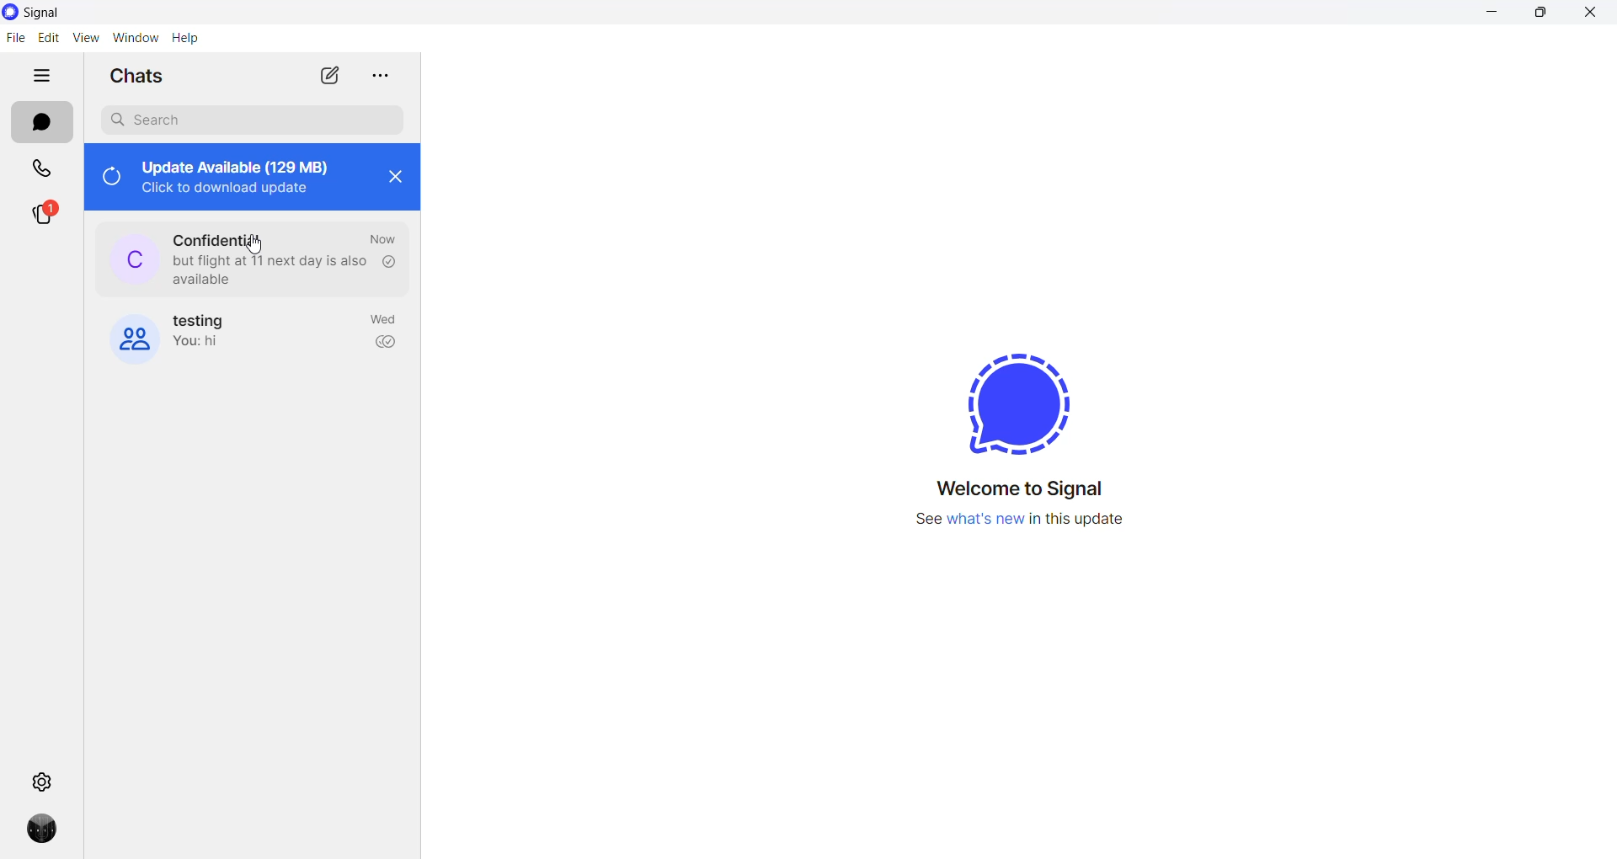 The height and width of the screenshot is (859, 1617). I want to click on update, so click(244, 175).